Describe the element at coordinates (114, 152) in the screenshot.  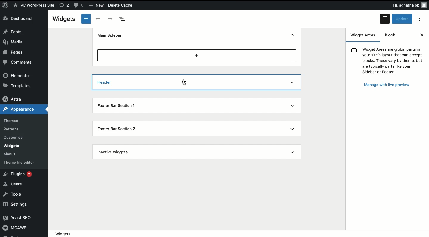
I see `Inactive widgets` at that location.